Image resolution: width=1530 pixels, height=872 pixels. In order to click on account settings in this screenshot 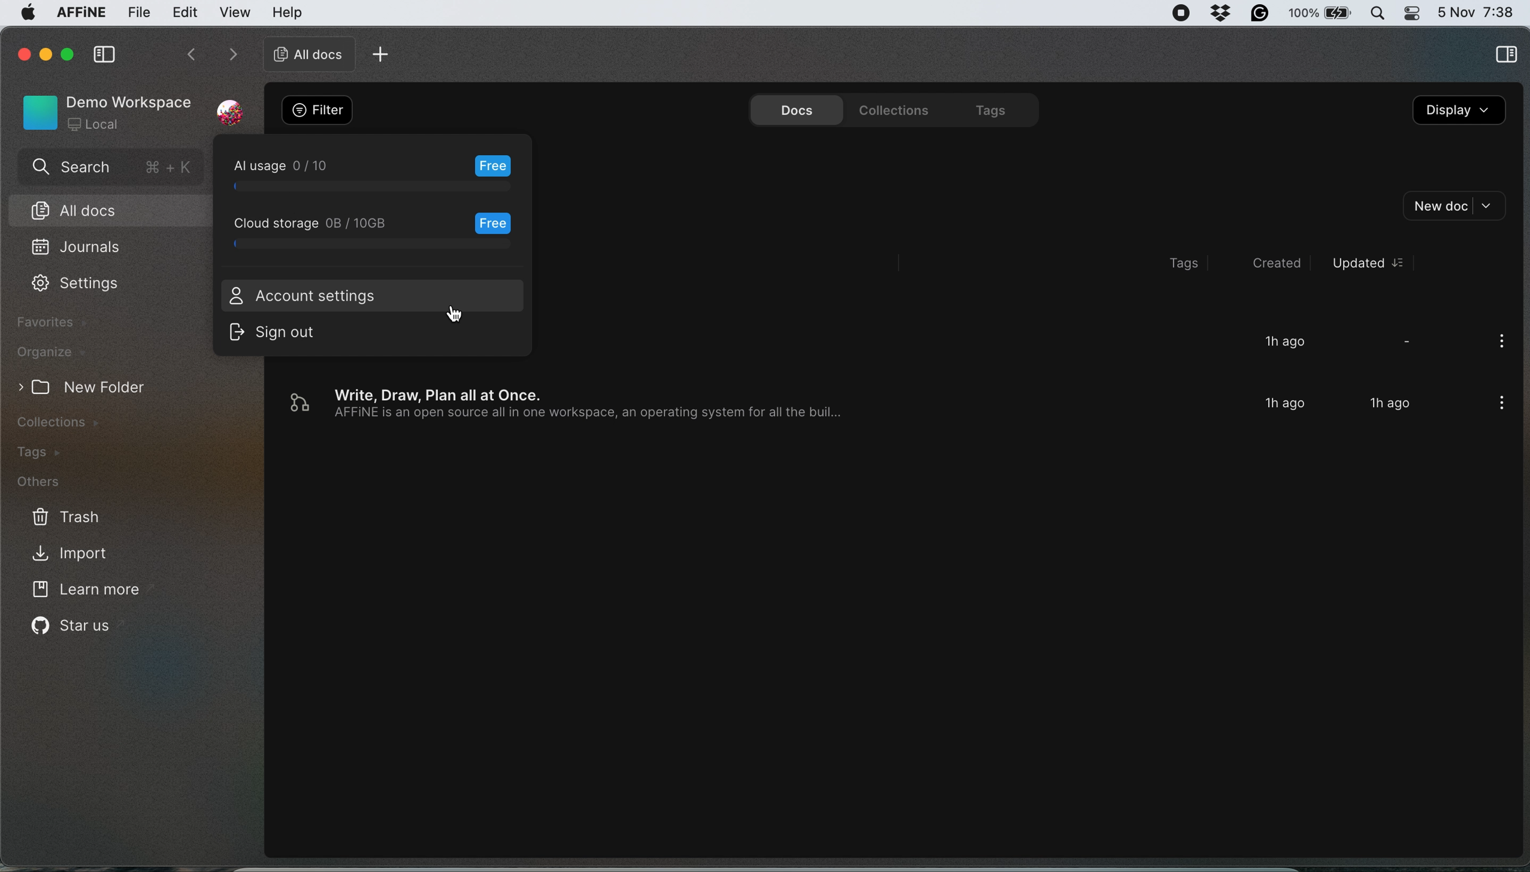, I will do `click(301, 295)`.